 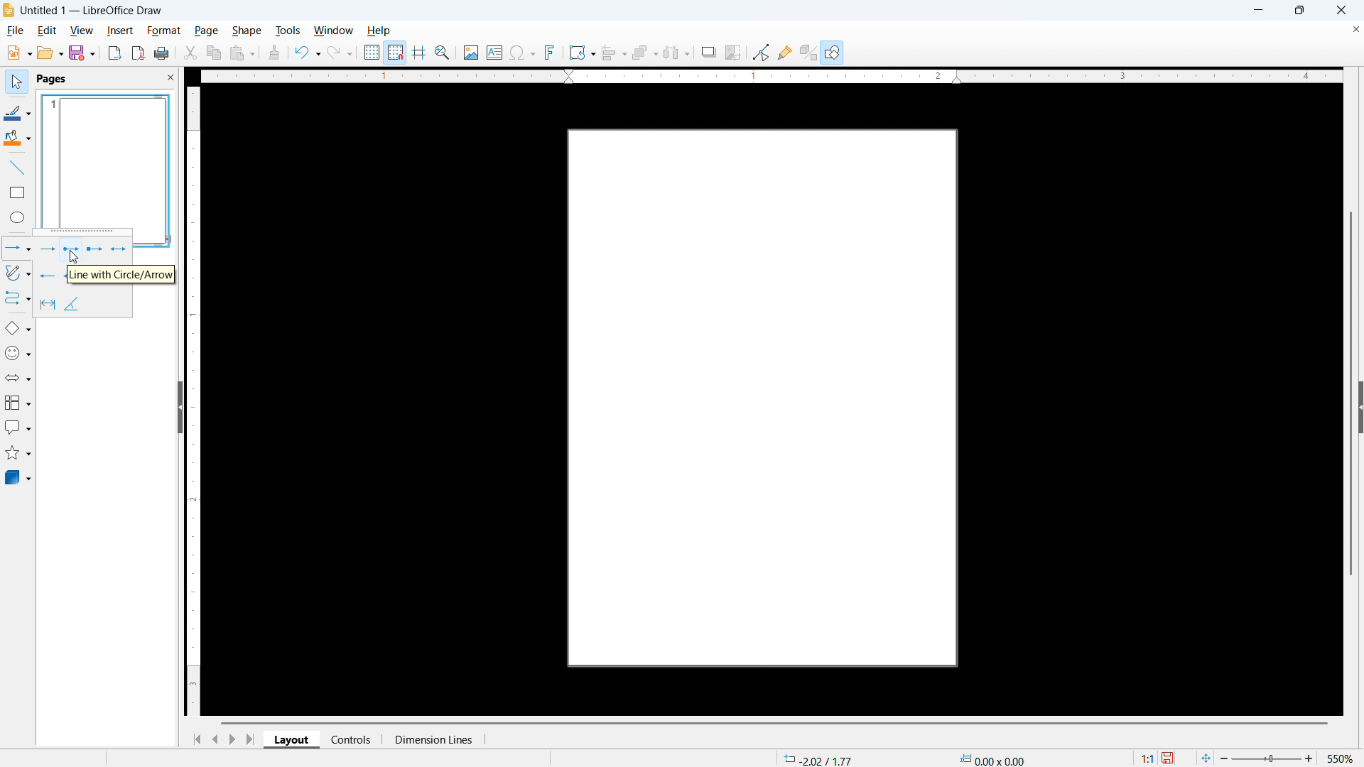 What do you see at coordinates (1351, 393) in the screenshot?
I see `Vertical scroll bar ` at bounding box center [1351, 393].